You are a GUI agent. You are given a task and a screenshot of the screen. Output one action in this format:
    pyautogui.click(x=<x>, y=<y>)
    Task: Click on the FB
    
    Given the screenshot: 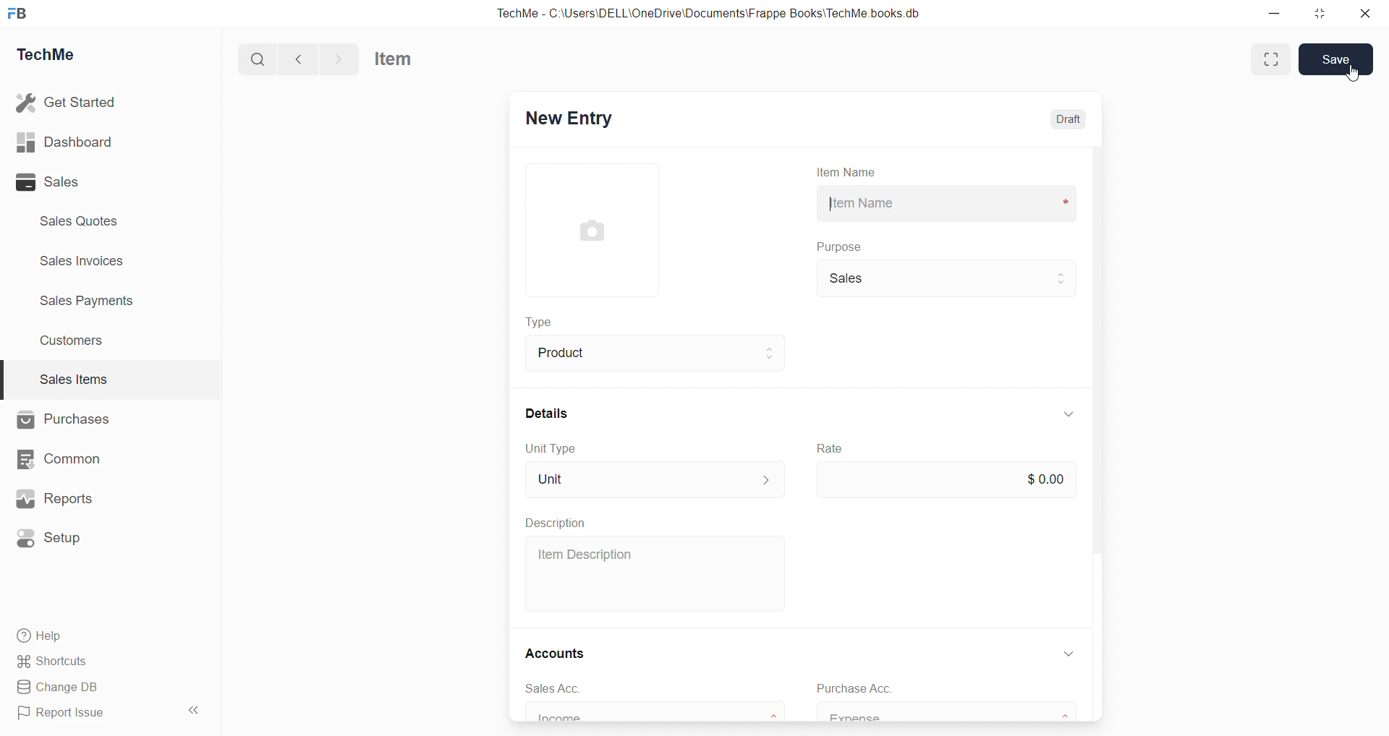 What is the action you would take?
    pyautogui.click(x=20, y=13)
    